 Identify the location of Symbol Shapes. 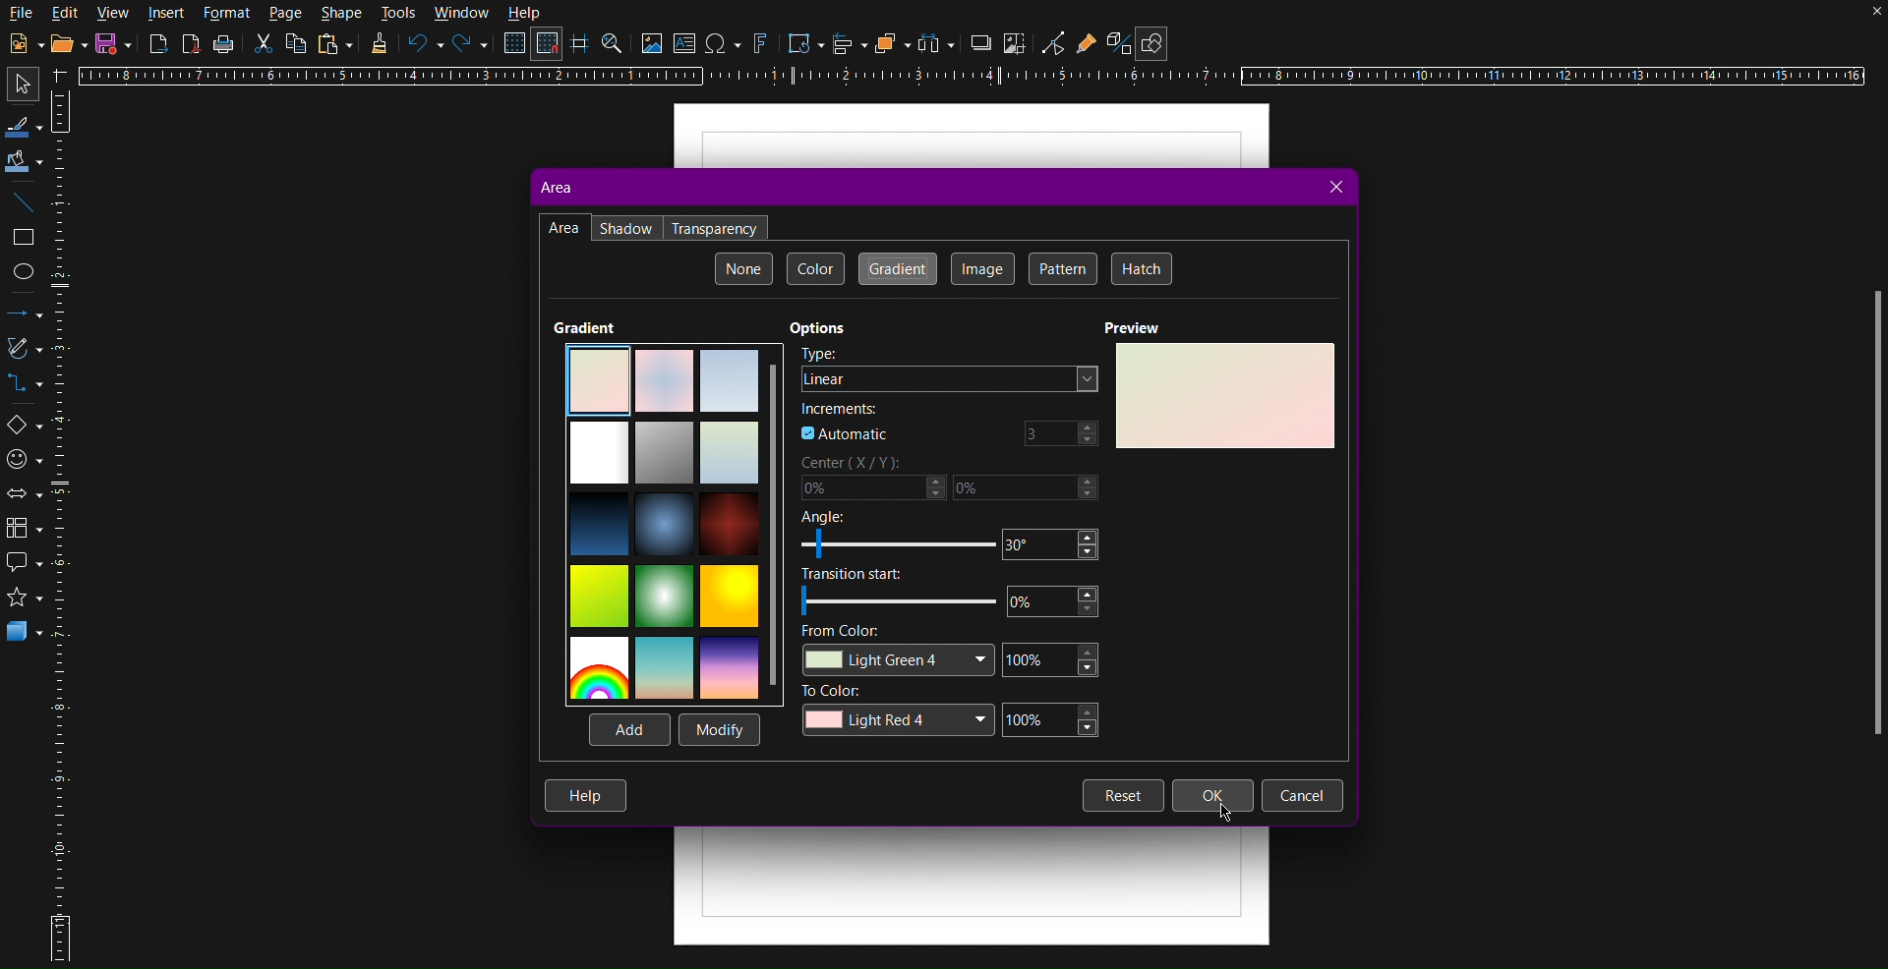
(24, 458).